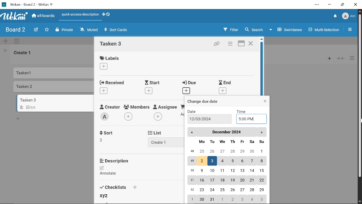  What do you see at coordinates (262, 132) in the screenshot?
I see `Next month` at bounding box center [262, 132].